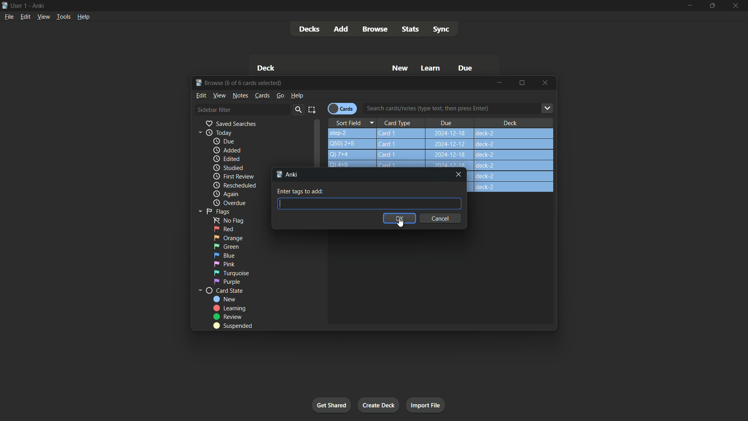 The image size is (748, 421). Describe the element at coordinates (312, 110) in the screenshot. I see `select` at that location.